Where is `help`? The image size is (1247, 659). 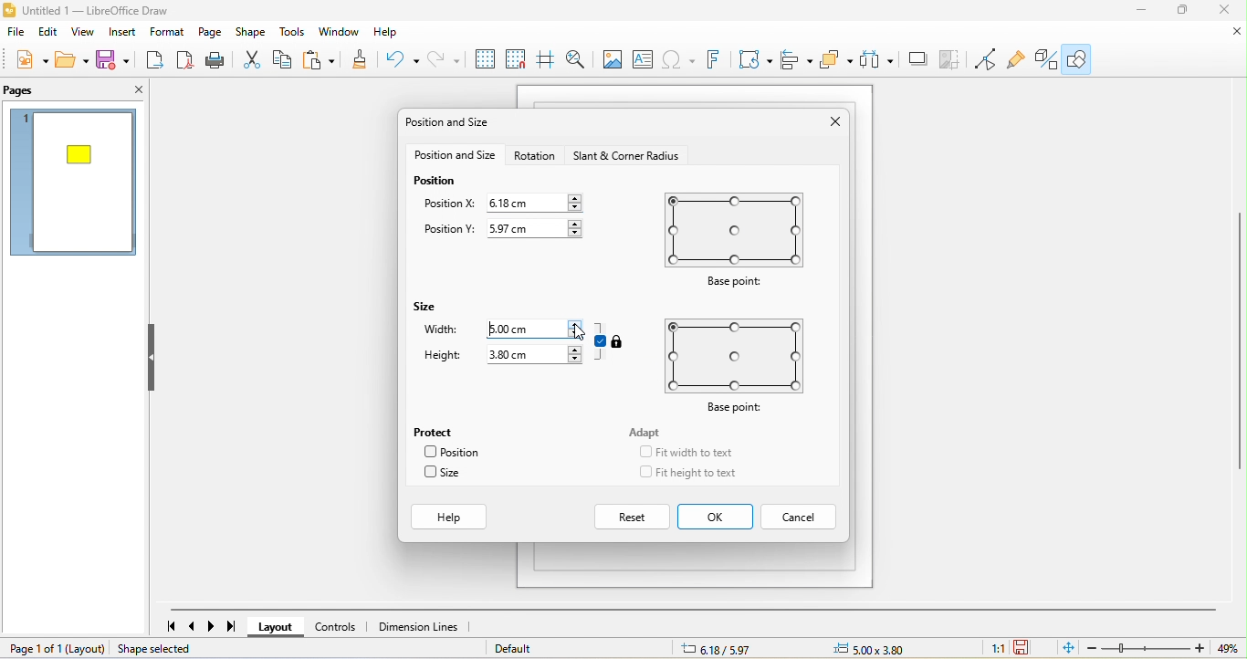 help is located at coordinates (394, 33).